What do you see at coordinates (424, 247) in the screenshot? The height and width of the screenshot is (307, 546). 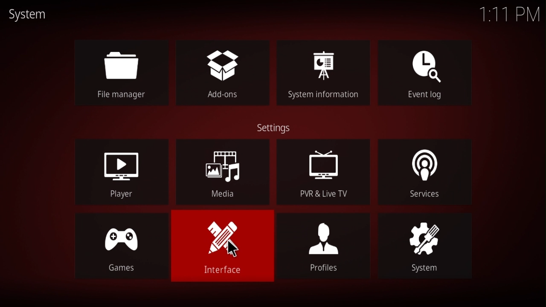 I see `system` at bounding box center [424, 247].